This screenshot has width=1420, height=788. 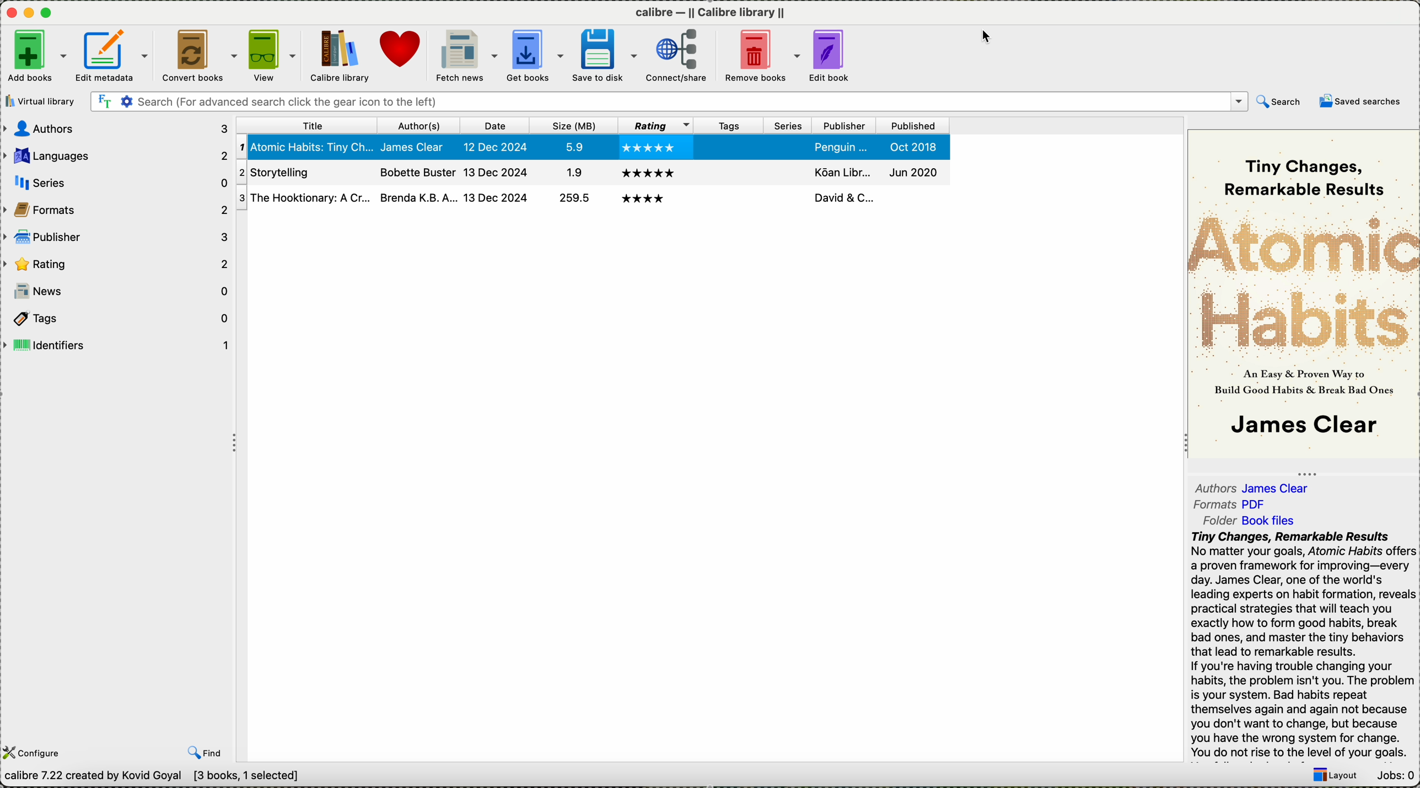 I want to click on 12 dEC 2024, so click(x=497, y=148).